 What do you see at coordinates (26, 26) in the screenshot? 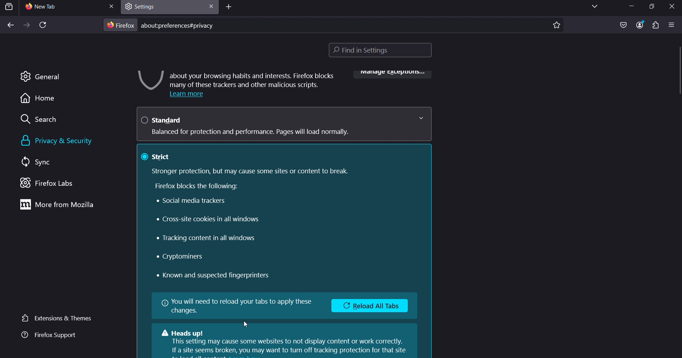
I see `forward one page` at bounding box center [26, 26].